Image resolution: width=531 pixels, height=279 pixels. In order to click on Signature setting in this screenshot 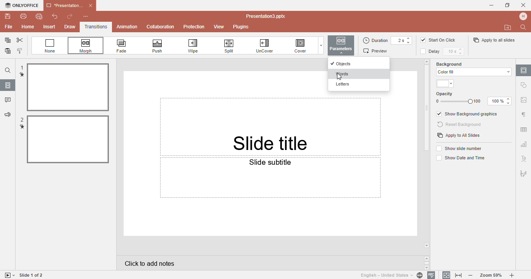, I will do `click(523, 172)`.